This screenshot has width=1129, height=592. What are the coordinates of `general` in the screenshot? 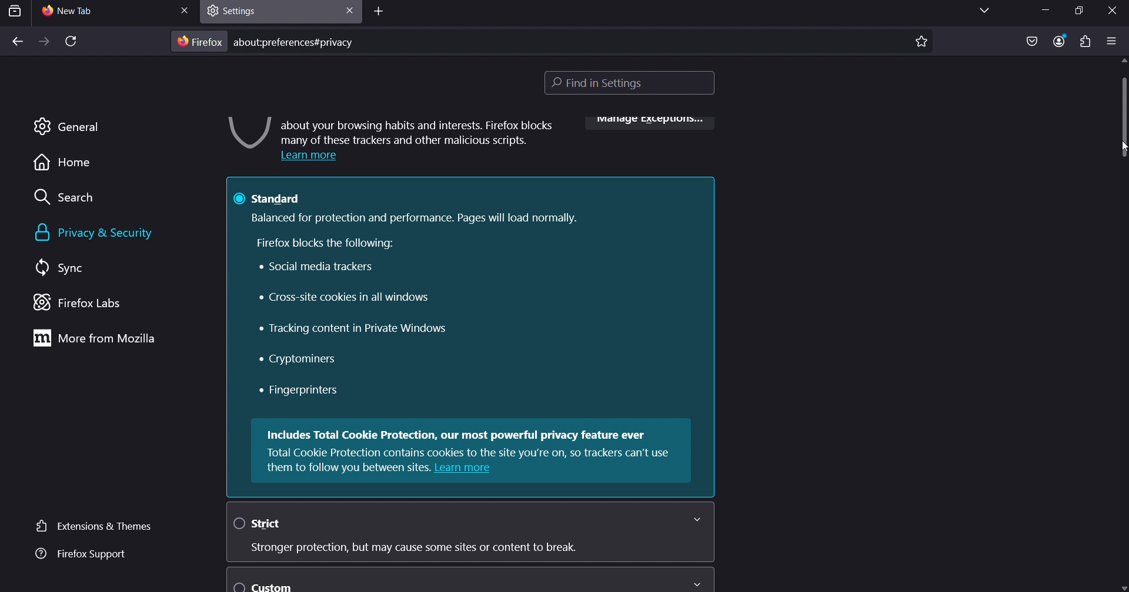 It's located at (66, 125).